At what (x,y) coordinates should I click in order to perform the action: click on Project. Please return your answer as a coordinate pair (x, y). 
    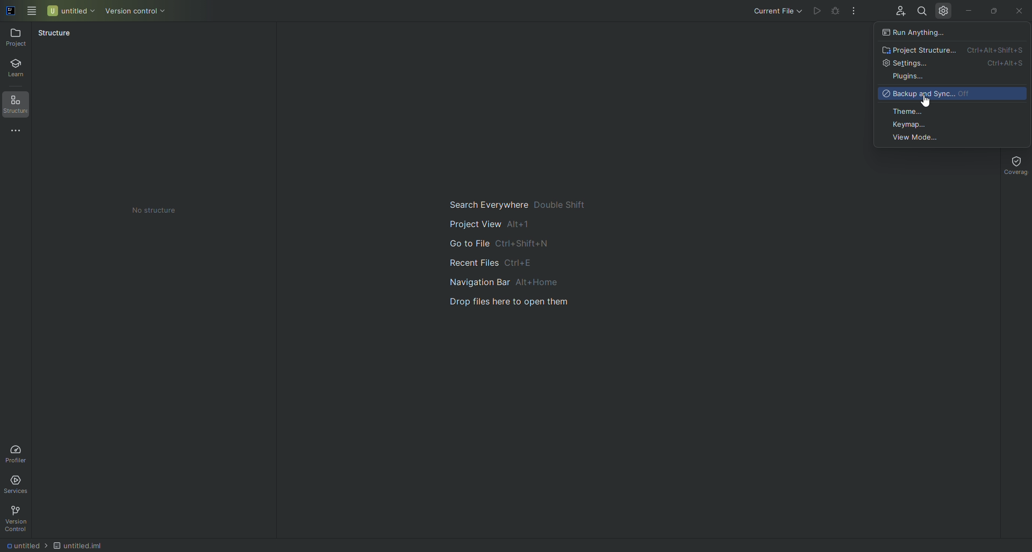
    Looking at the image, I should click on (18, 37).